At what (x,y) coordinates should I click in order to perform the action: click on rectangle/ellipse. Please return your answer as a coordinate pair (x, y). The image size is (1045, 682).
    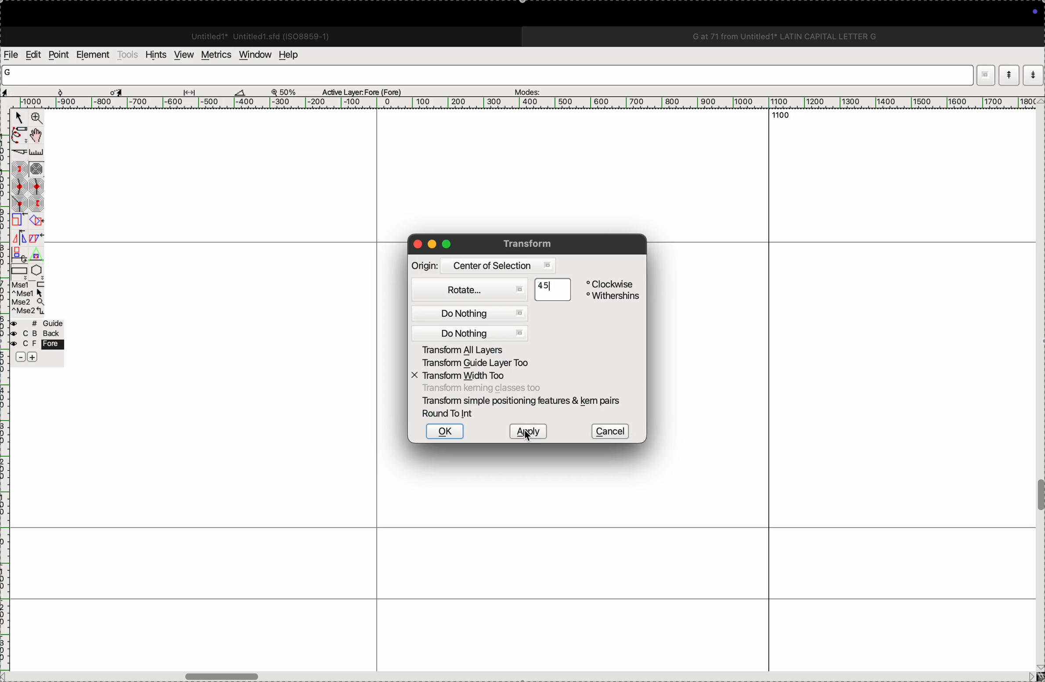
    Looking at the image, I should click on (20, 271).